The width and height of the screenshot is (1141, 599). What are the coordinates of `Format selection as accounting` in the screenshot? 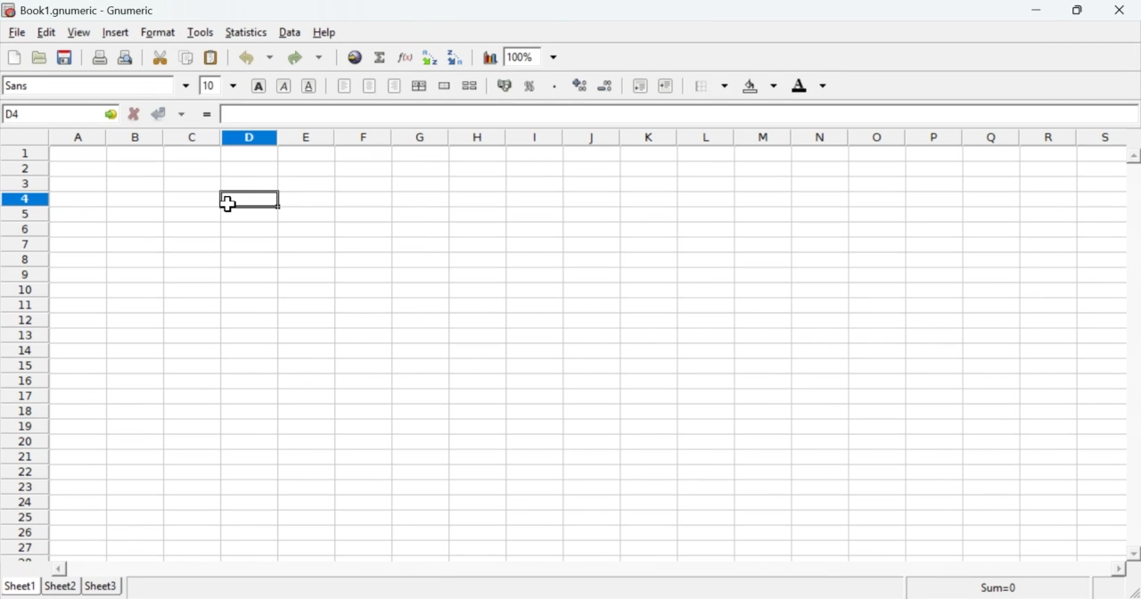 It's located at (504, 86).